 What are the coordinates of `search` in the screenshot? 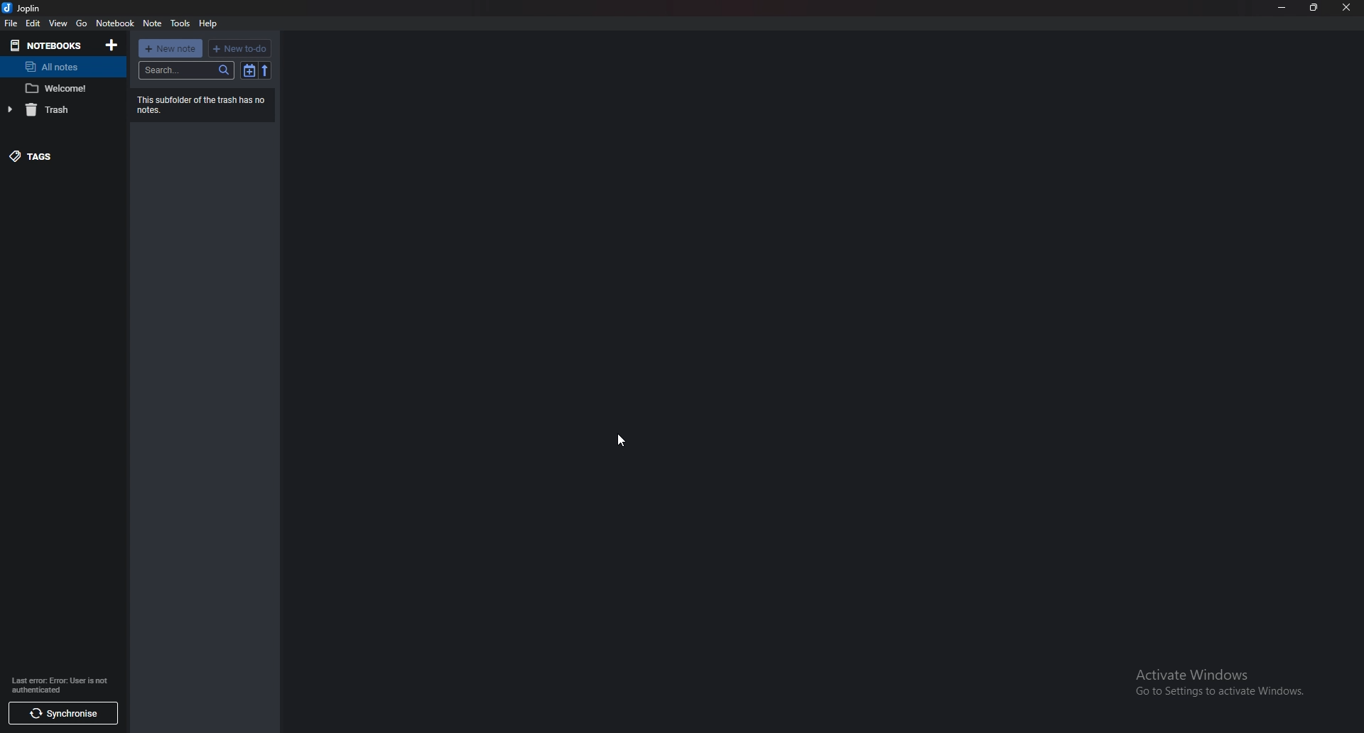 It's located at (186, 70).